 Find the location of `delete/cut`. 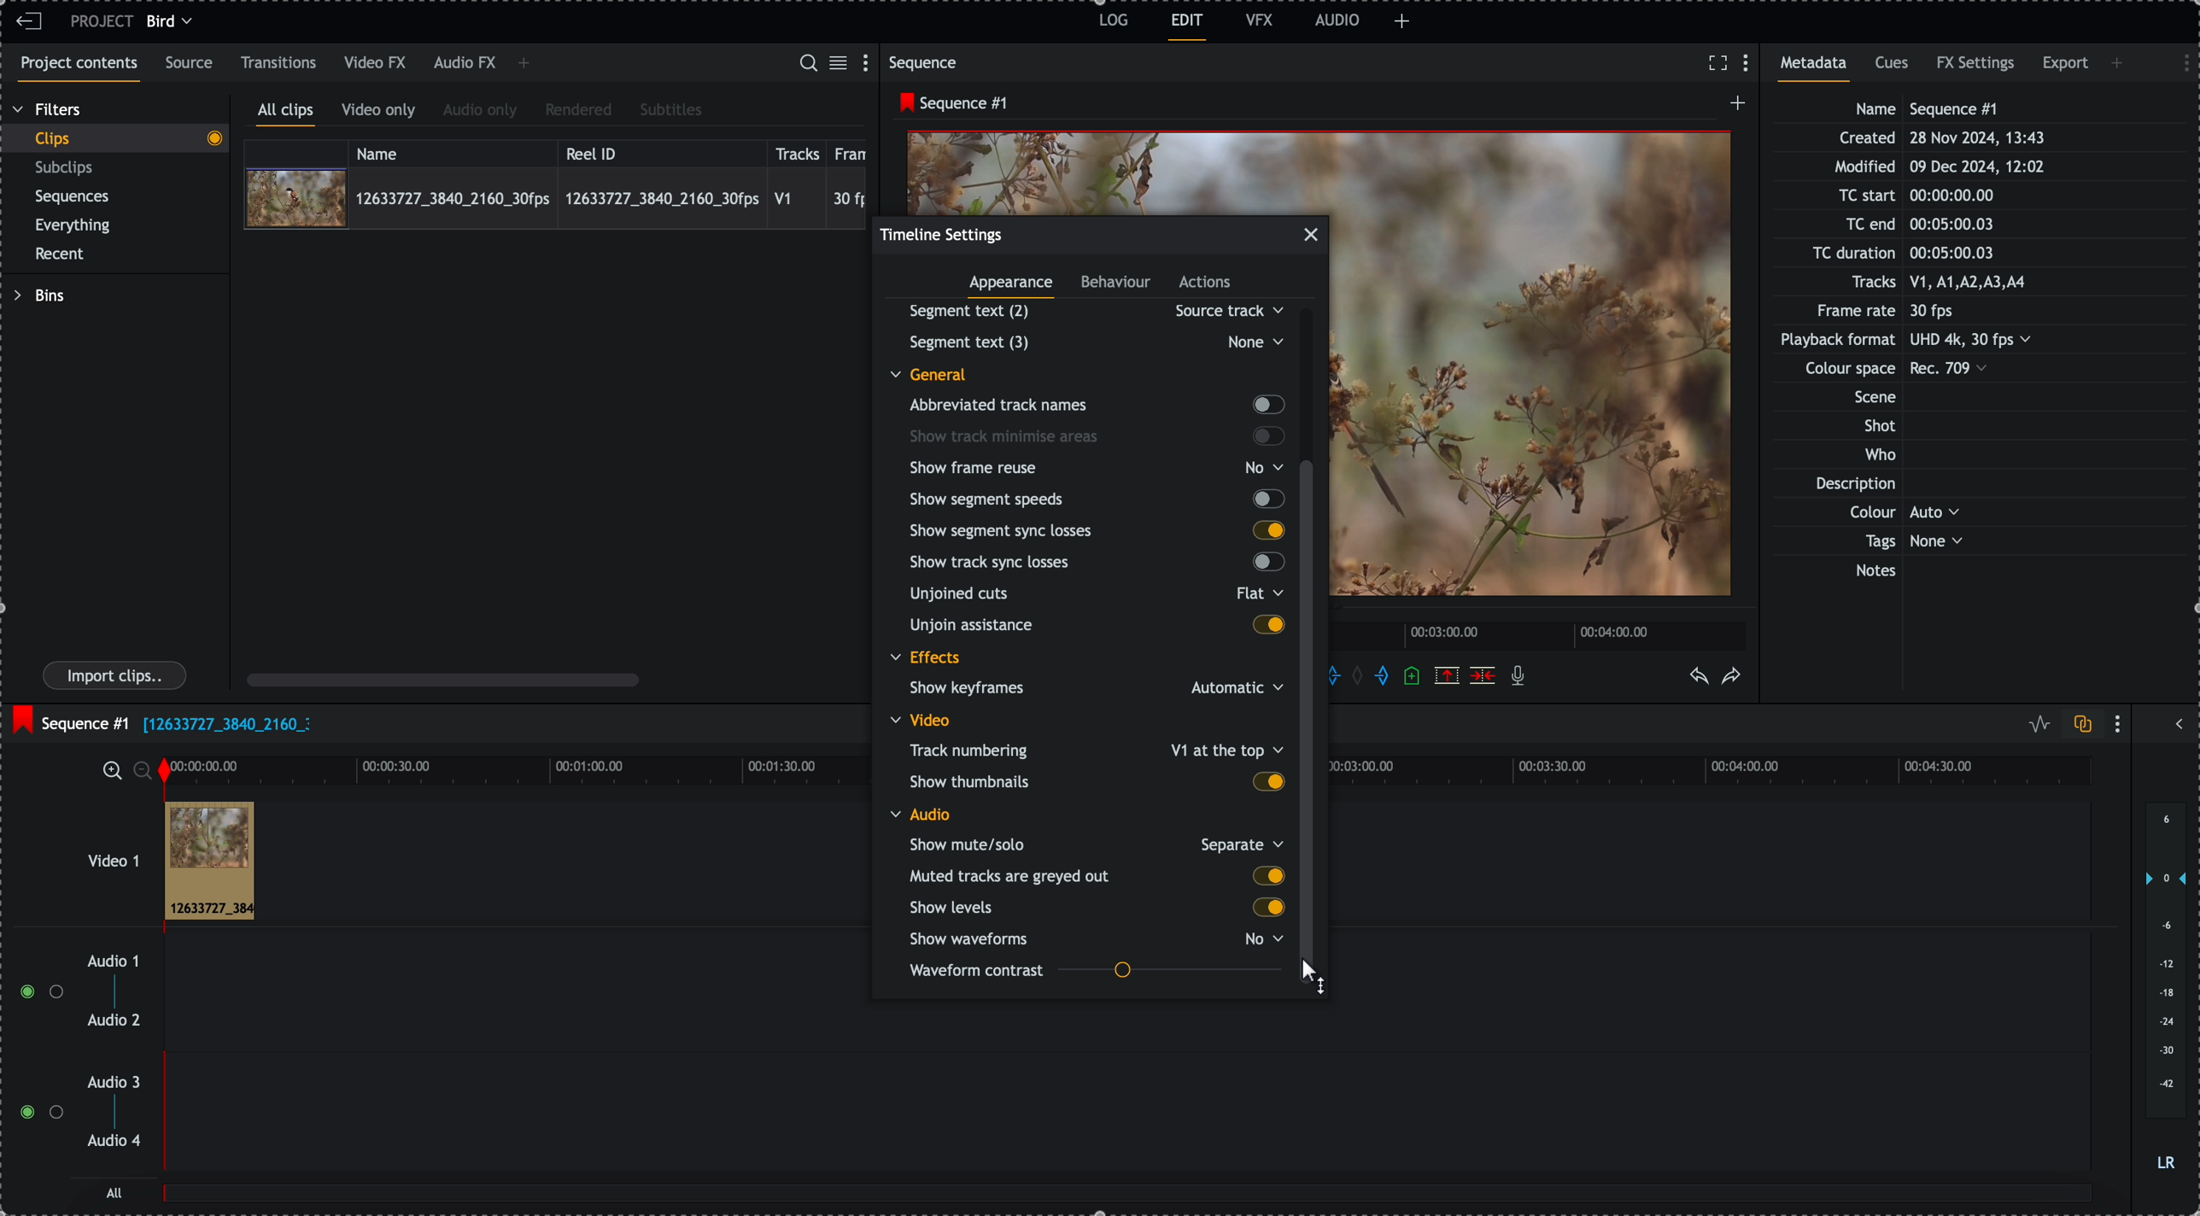

delete/cut is located at coordinates (1483, 675).